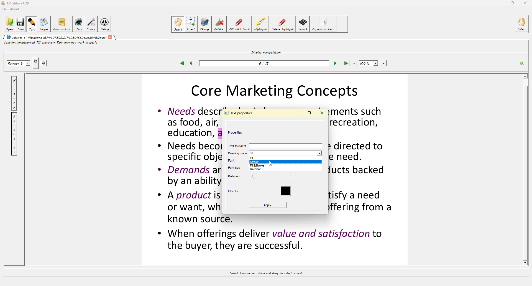 This screenshot has width=532, height=286. What do you see at coordinates (241, 113) in the screenshot?
I see `text properties` at bounding box center [241, 113].